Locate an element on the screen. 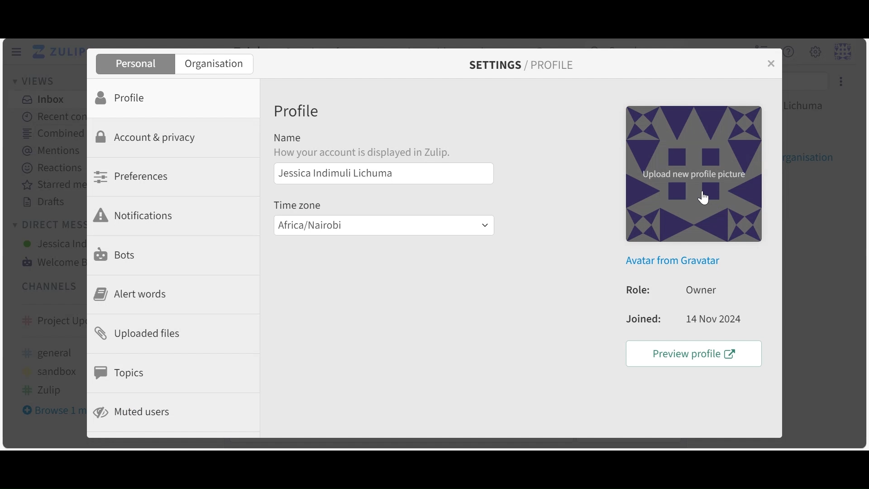  Avatar from Gravatar is located at coordinates (672, 261).